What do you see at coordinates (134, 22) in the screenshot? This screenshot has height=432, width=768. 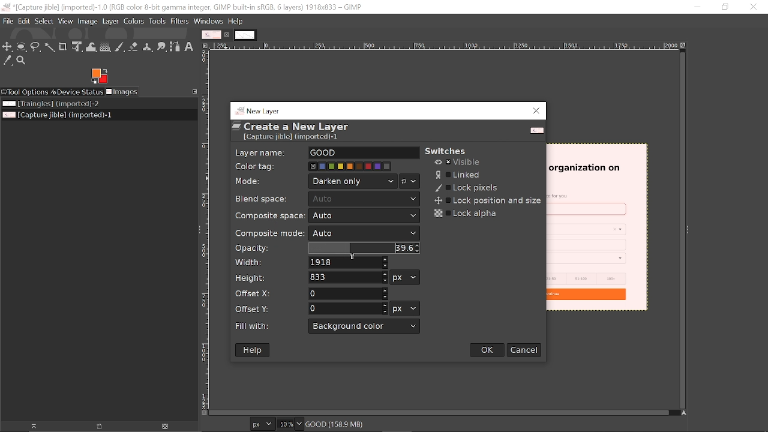 I see `Colors` at bounding box center [134, 22].